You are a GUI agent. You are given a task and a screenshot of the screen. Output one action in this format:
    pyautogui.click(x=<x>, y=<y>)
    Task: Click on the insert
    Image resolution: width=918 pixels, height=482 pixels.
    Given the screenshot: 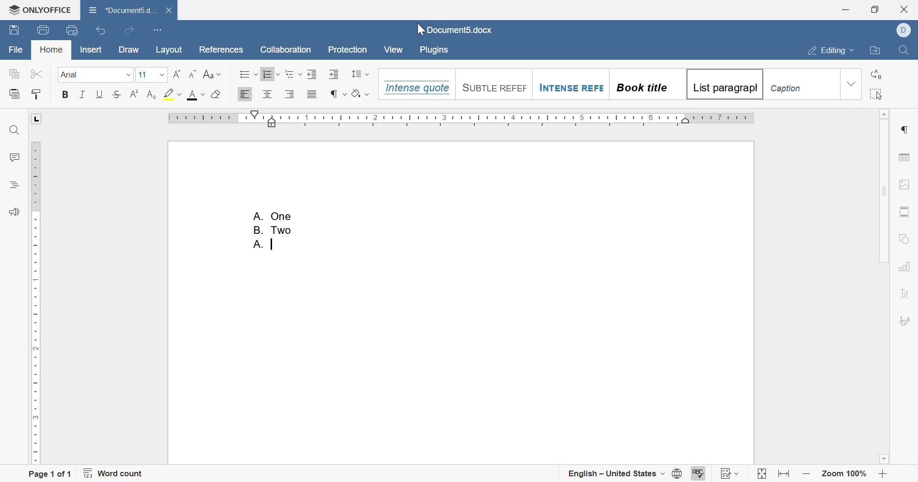 What is the action you would take?
    pyautogui.click(x=91, y=49)
    